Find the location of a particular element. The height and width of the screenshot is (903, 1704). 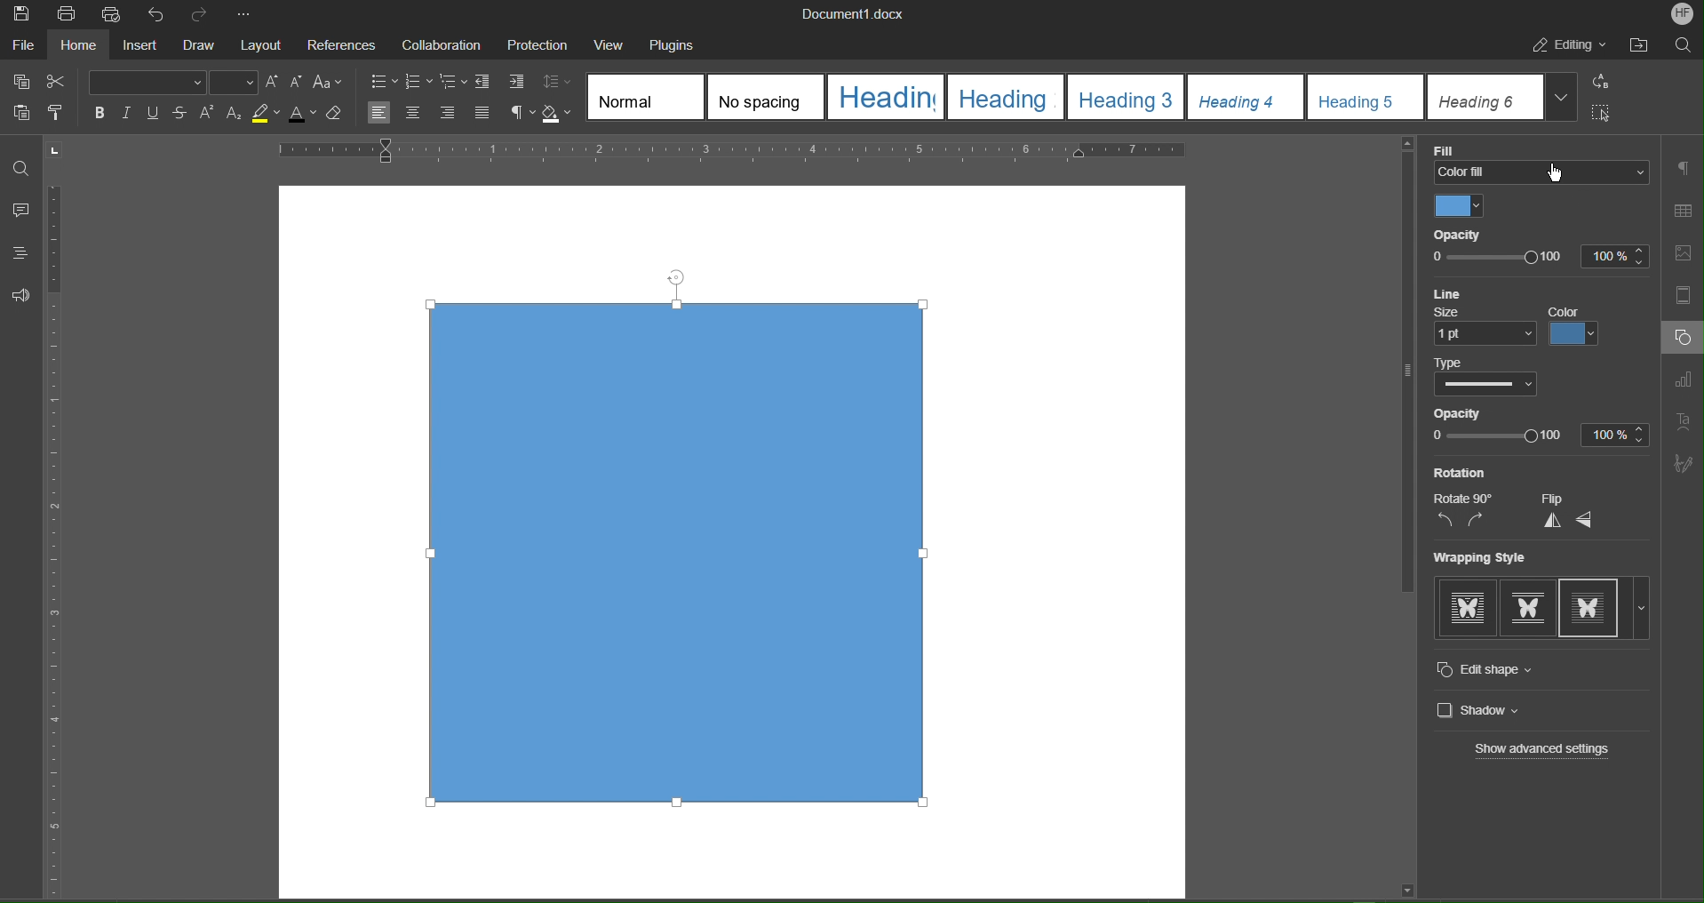

Italics is located at coordinates (129, 113).